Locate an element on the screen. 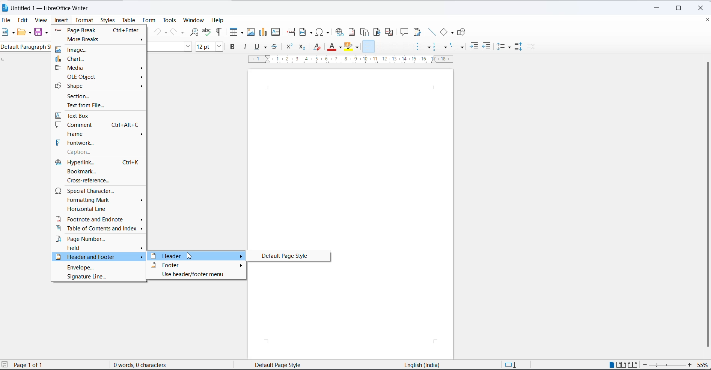 The height and width of the screenshot is (370, 711). media is located at coordinates (100, 68).